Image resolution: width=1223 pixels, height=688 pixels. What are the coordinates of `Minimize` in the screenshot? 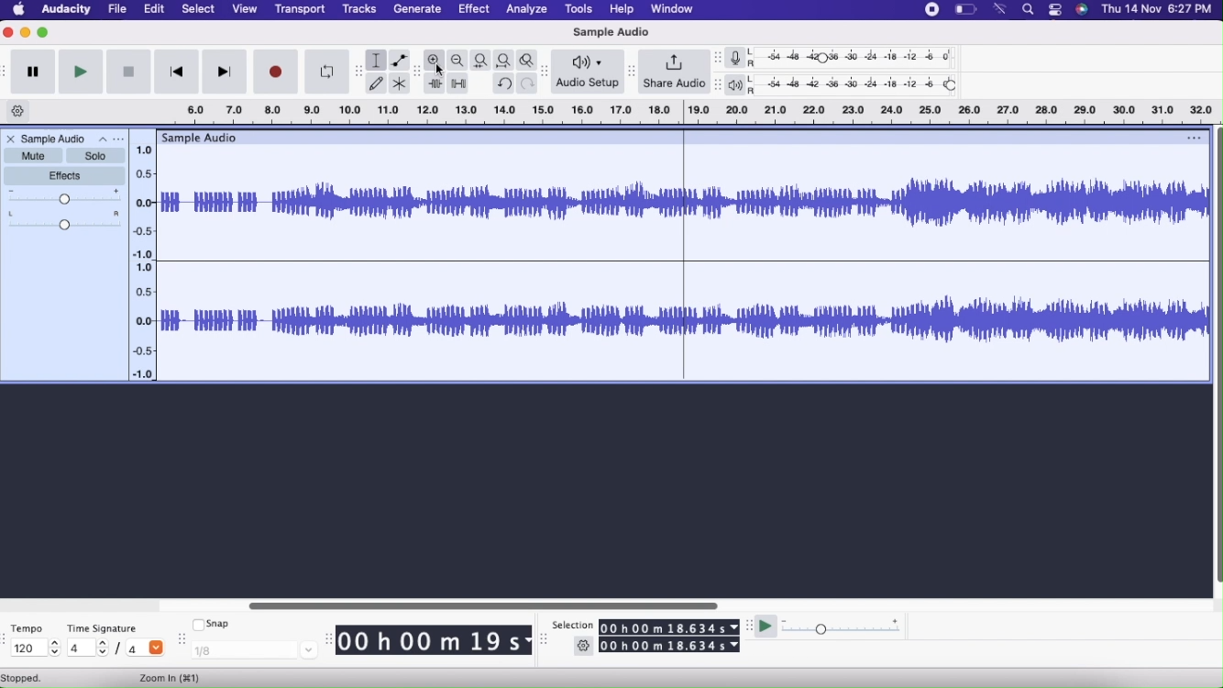 It's located at (27, 34).